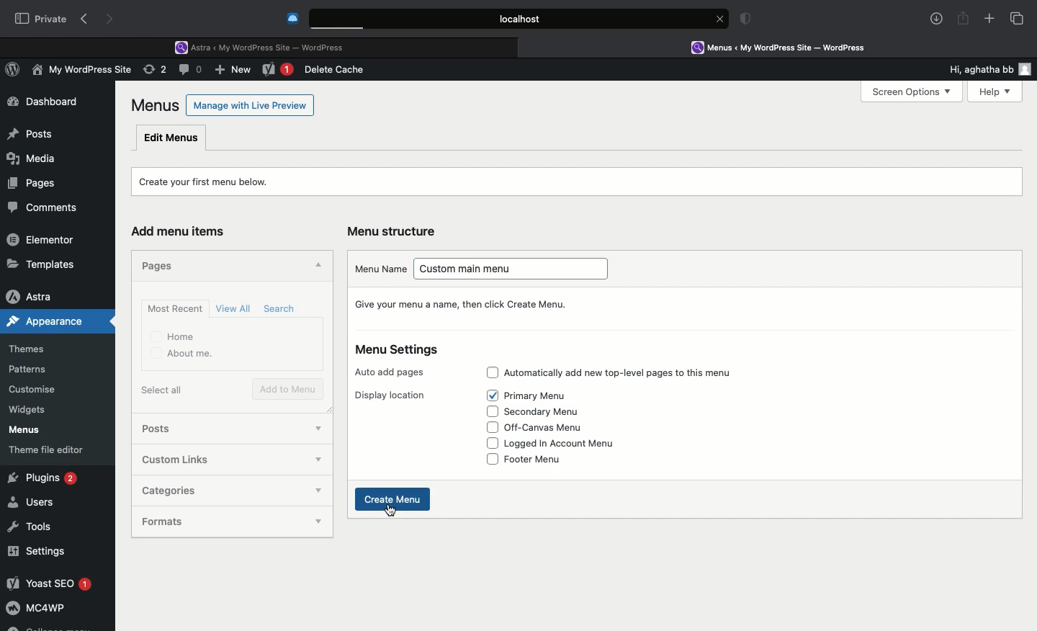 The height and width of the screenshot is (631, 1037). What do you see at coordinates (390, 395) in the screenshot?
I see `Display location` at bounding box center [390, 395].